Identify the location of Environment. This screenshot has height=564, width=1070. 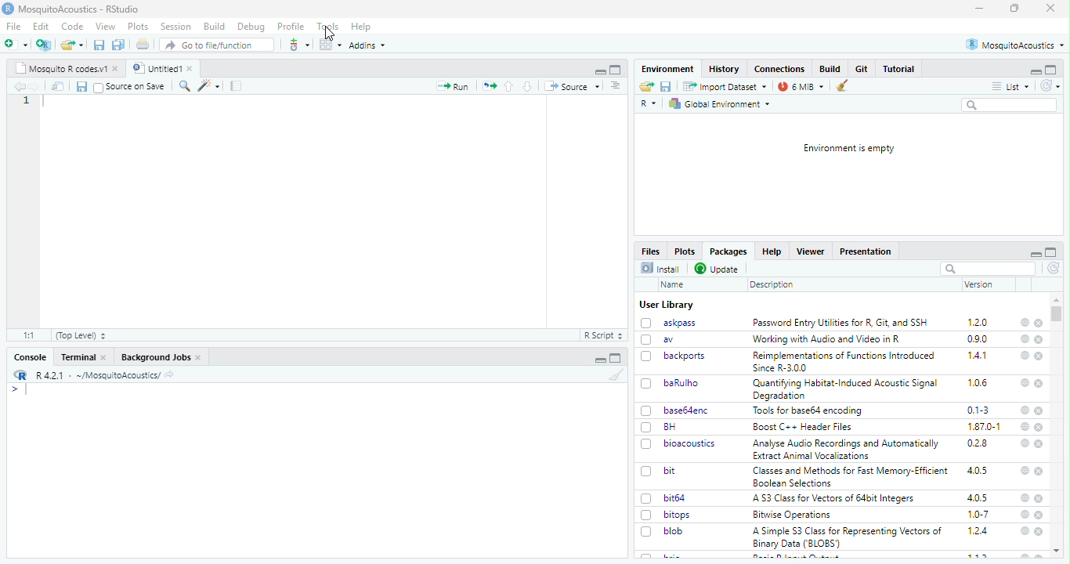
(669, 69).